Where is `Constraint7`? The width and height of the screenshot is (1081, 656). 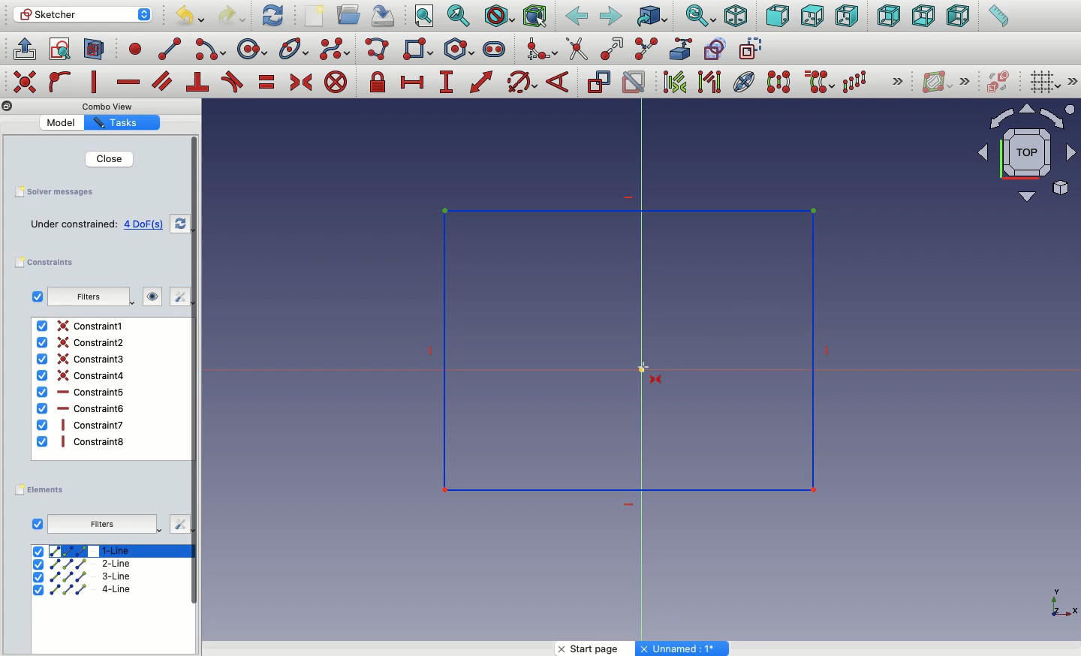 Constraint7 is located at coordinates (81, 424).